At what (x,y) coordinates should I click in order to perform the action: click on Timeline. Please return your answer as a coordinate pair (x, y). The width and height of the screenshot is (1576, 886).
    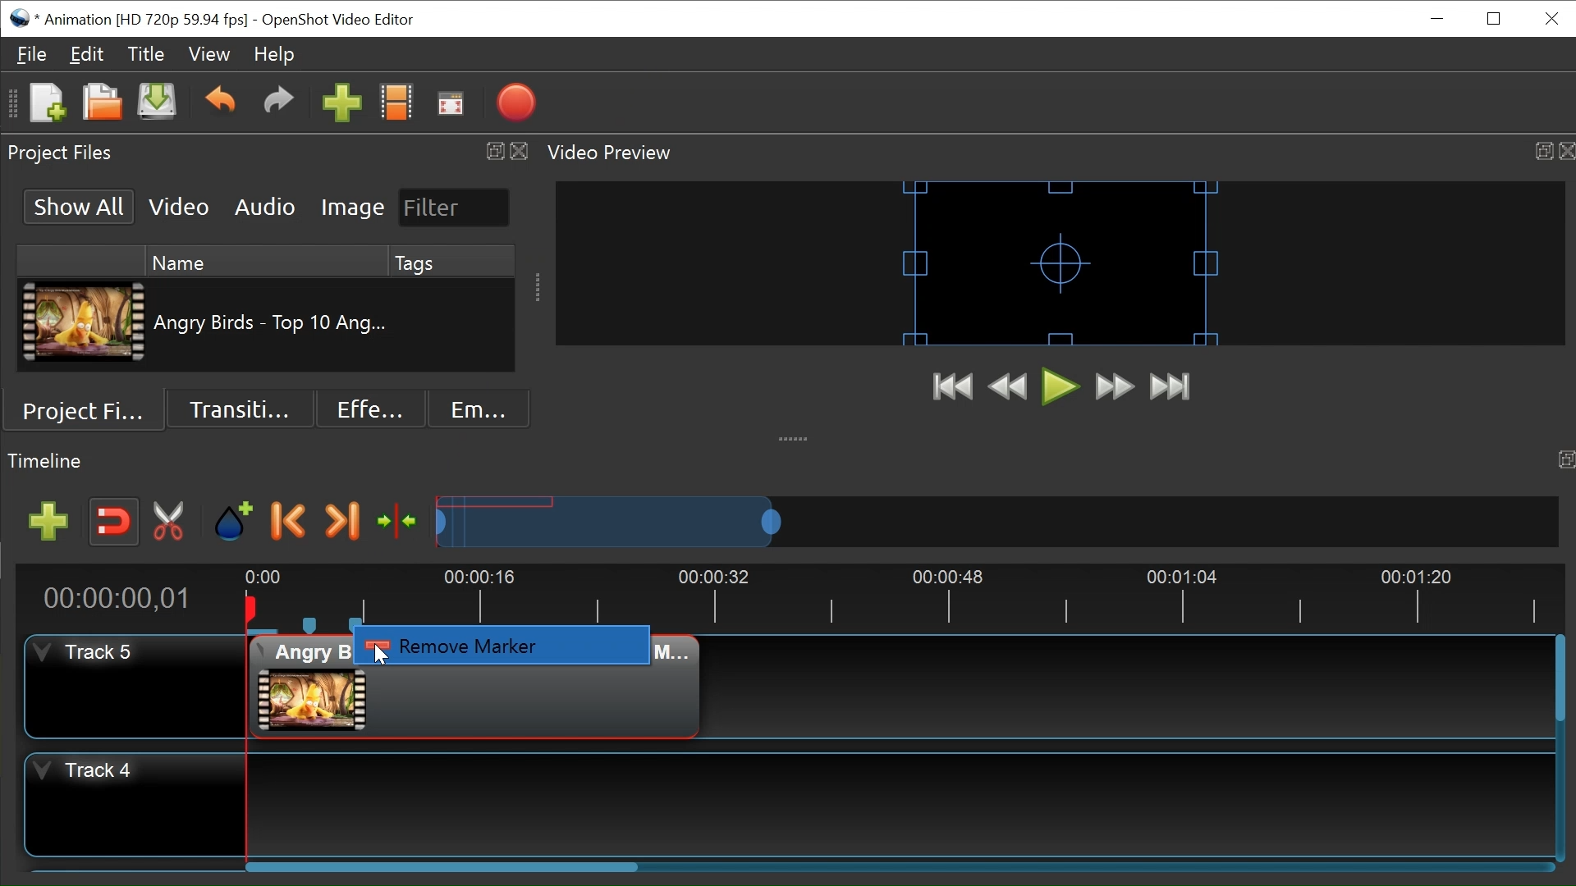
    Looking at the image, I should click on (898, 589).